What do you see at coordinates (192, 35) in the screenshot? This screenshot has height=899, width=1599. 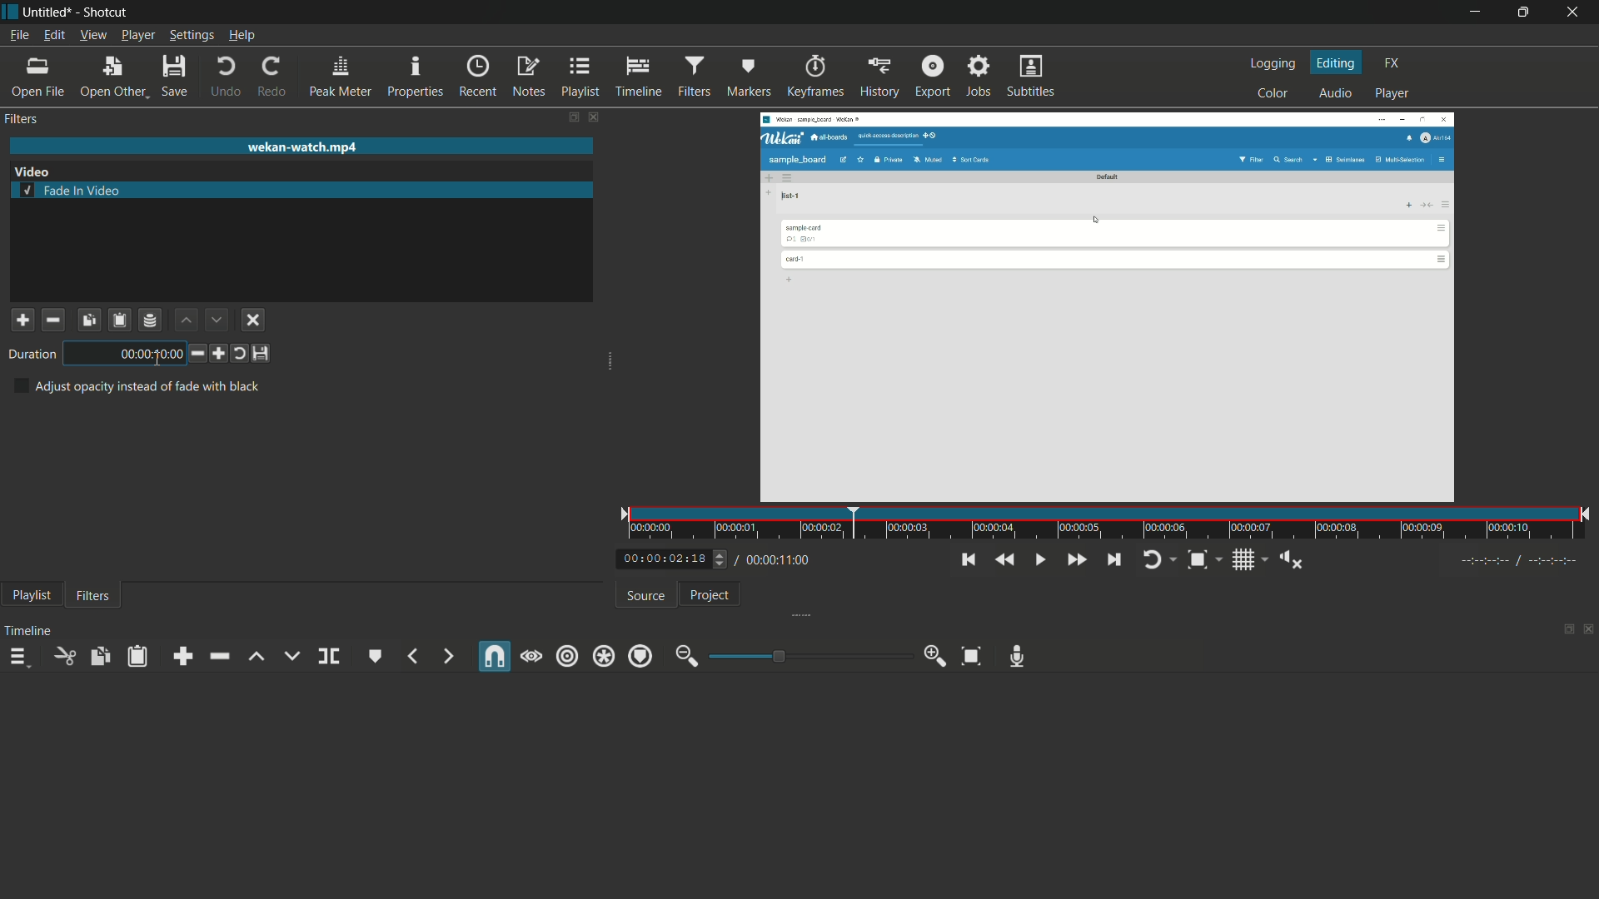 I see `settings menu` at bounding box center [192, 35].